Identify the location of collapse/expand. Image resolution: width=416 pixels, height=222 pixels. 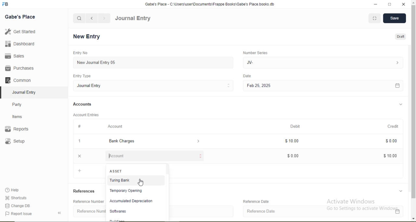
(402, 191).